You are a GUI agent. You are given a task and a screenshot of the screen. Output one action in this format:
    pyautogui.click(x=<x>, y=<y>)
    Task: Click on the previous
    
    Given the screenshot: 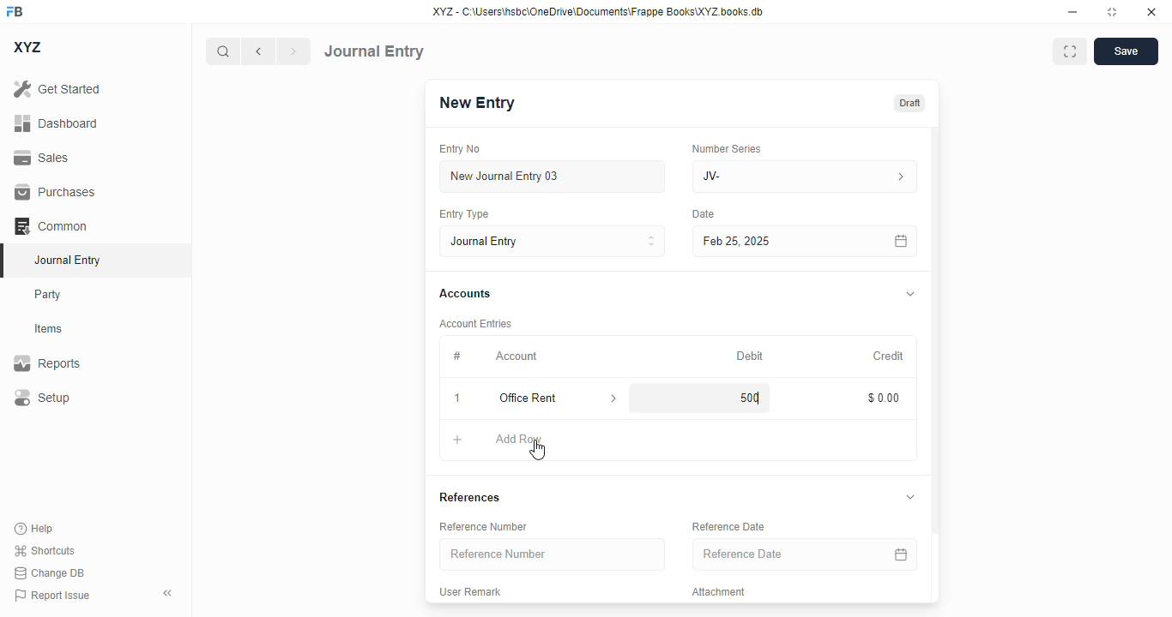 What is the action you would take?
    pyautogui.click(x=258, y=51)
    